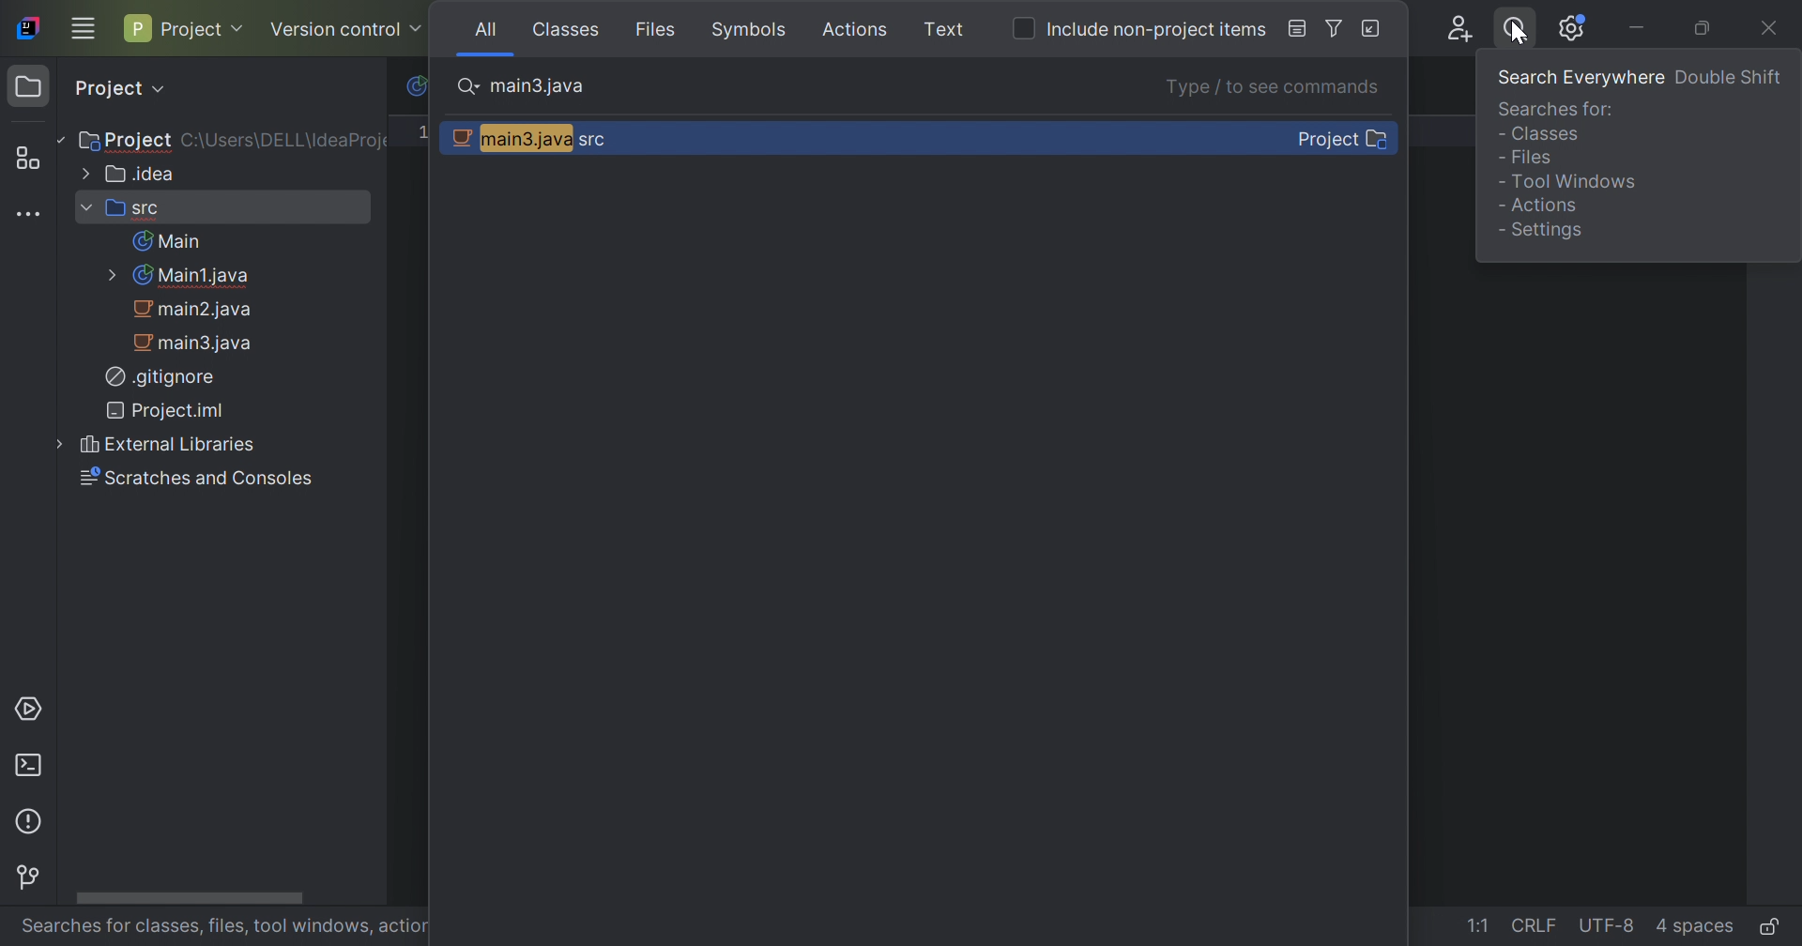 The image size is (1802, 946). I want to click on Horizontal Scroll bar, so click(187, 896).